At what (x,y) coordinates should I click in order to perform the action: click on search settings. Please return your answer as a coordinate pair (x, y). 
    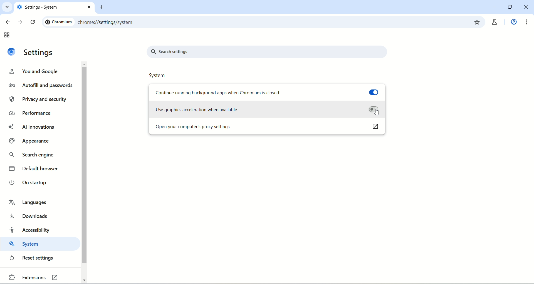
    Looking at the image, I should click on (269, 52).